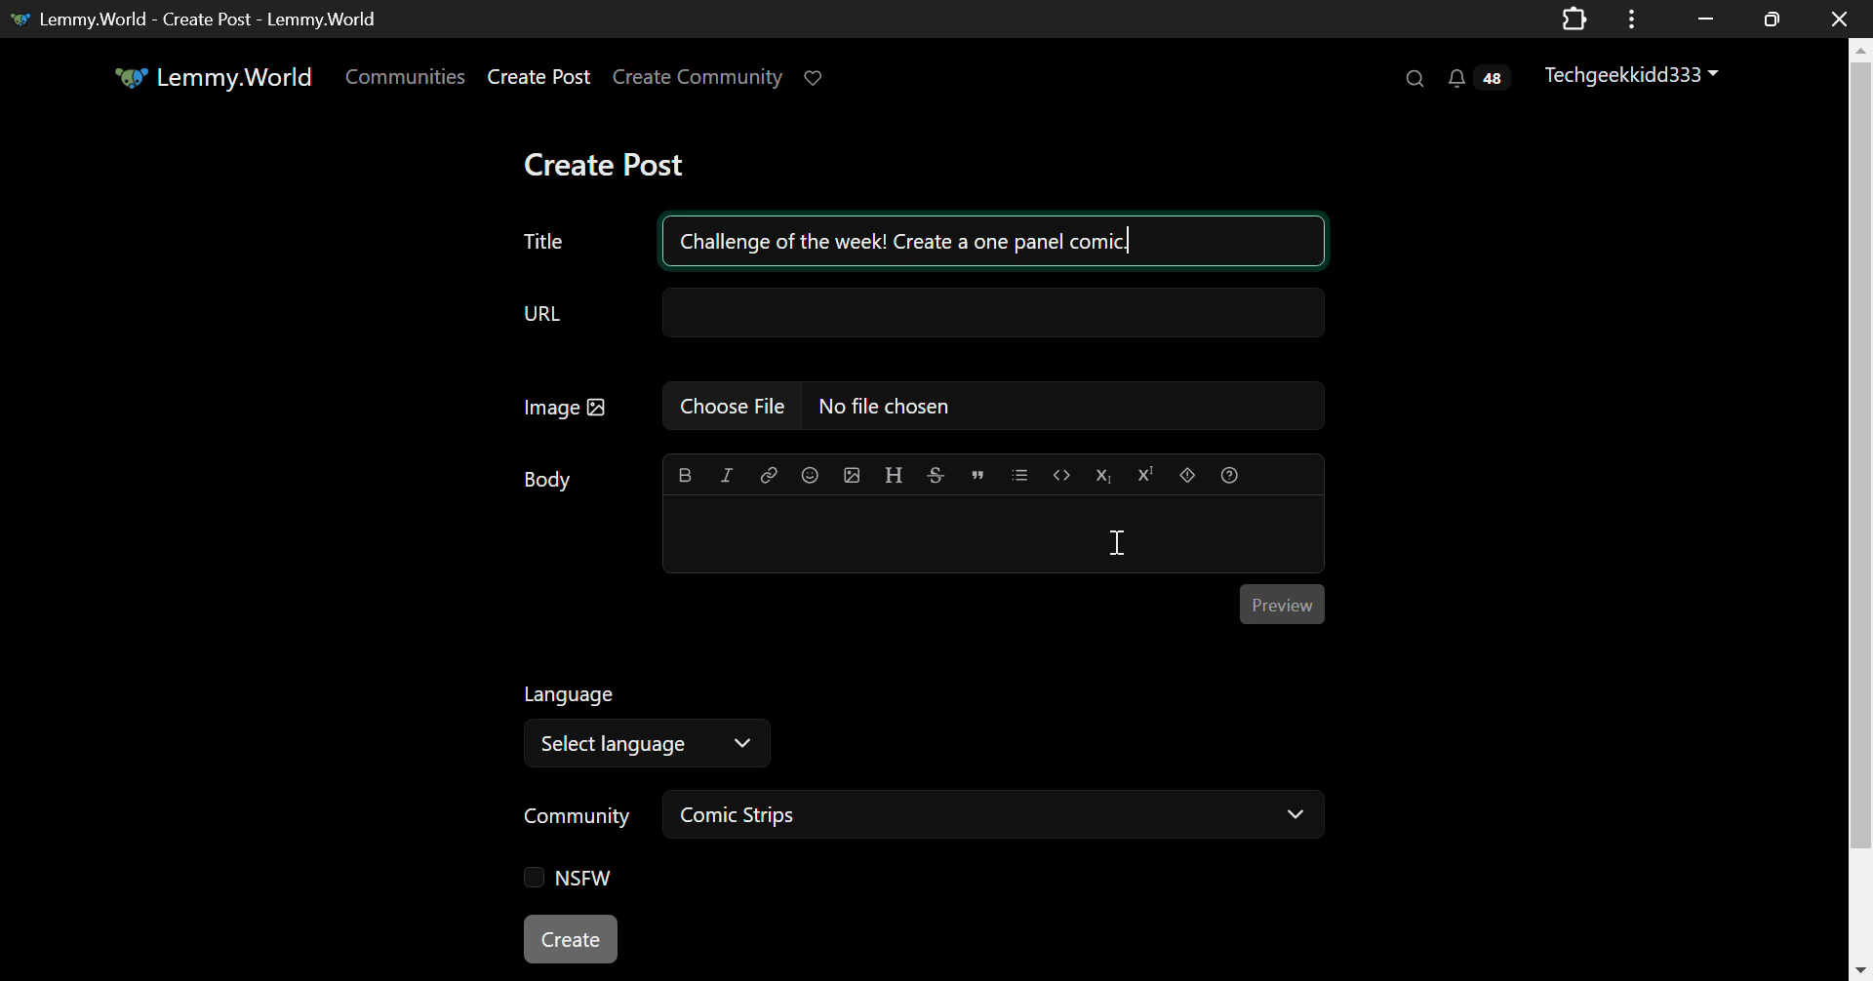 This screenshot has height=981, width=1873. I want to click on Comic Strips, so click(999, 817).